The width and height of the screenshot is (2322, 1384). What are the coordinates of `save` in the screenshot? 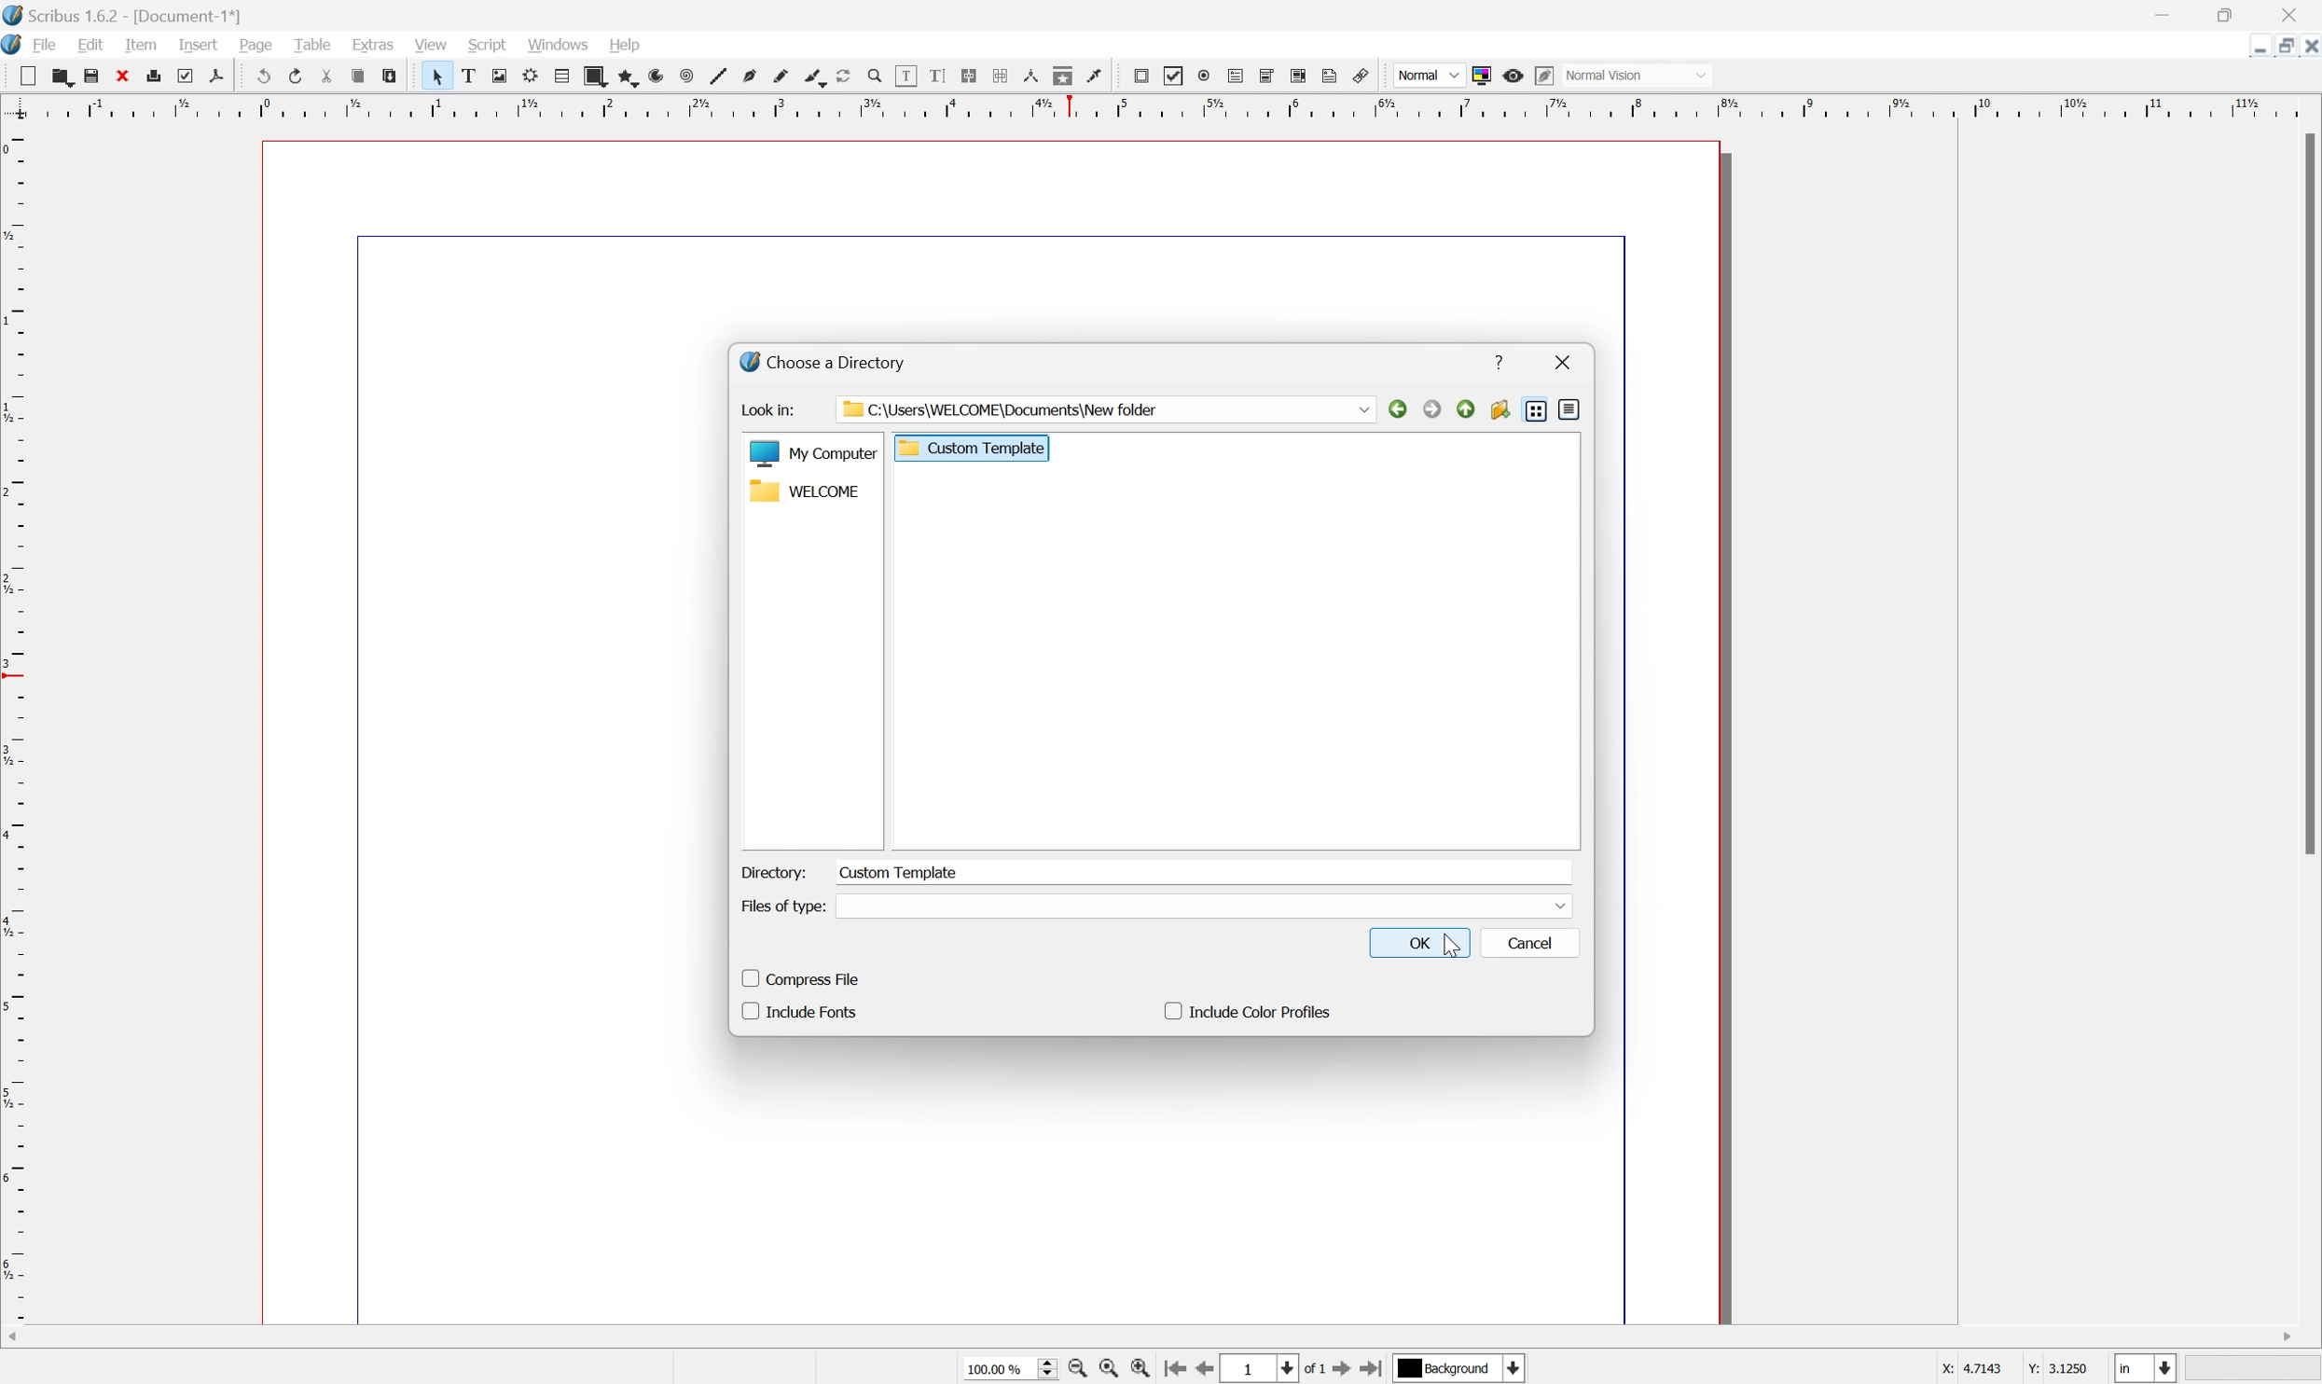 It's located at (91, 72).